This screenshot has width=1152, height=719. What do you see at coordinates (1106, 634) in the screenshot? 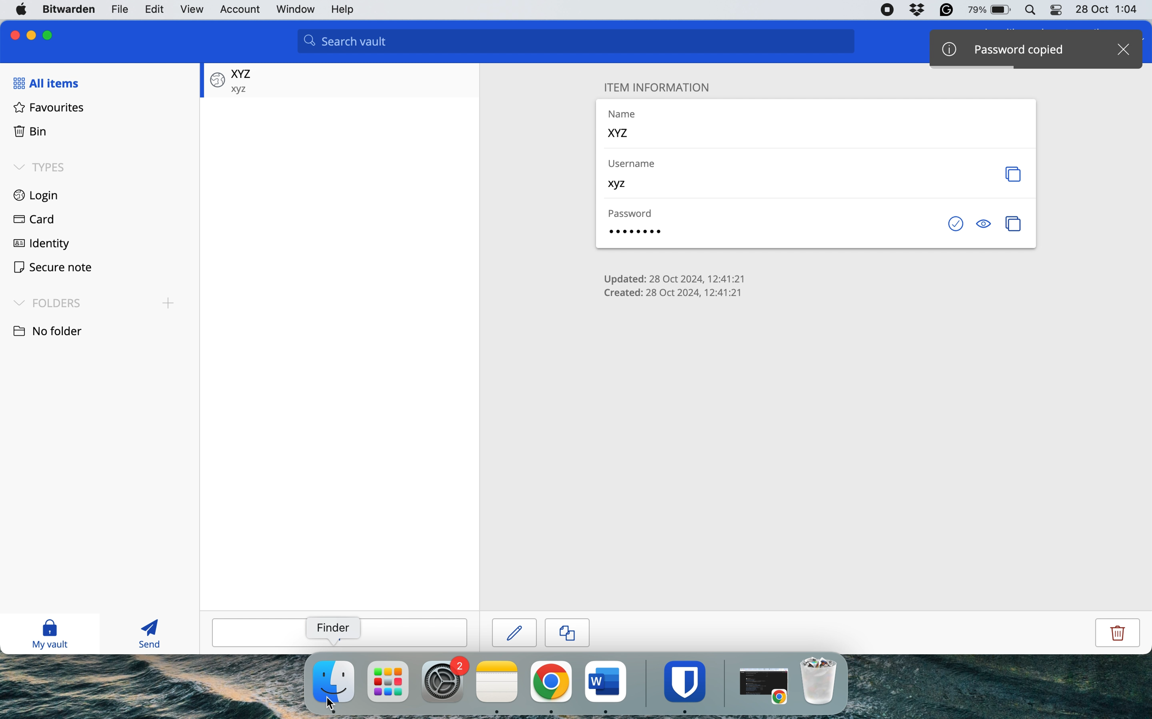
I see `delete` at bounding box center [1106, 634].